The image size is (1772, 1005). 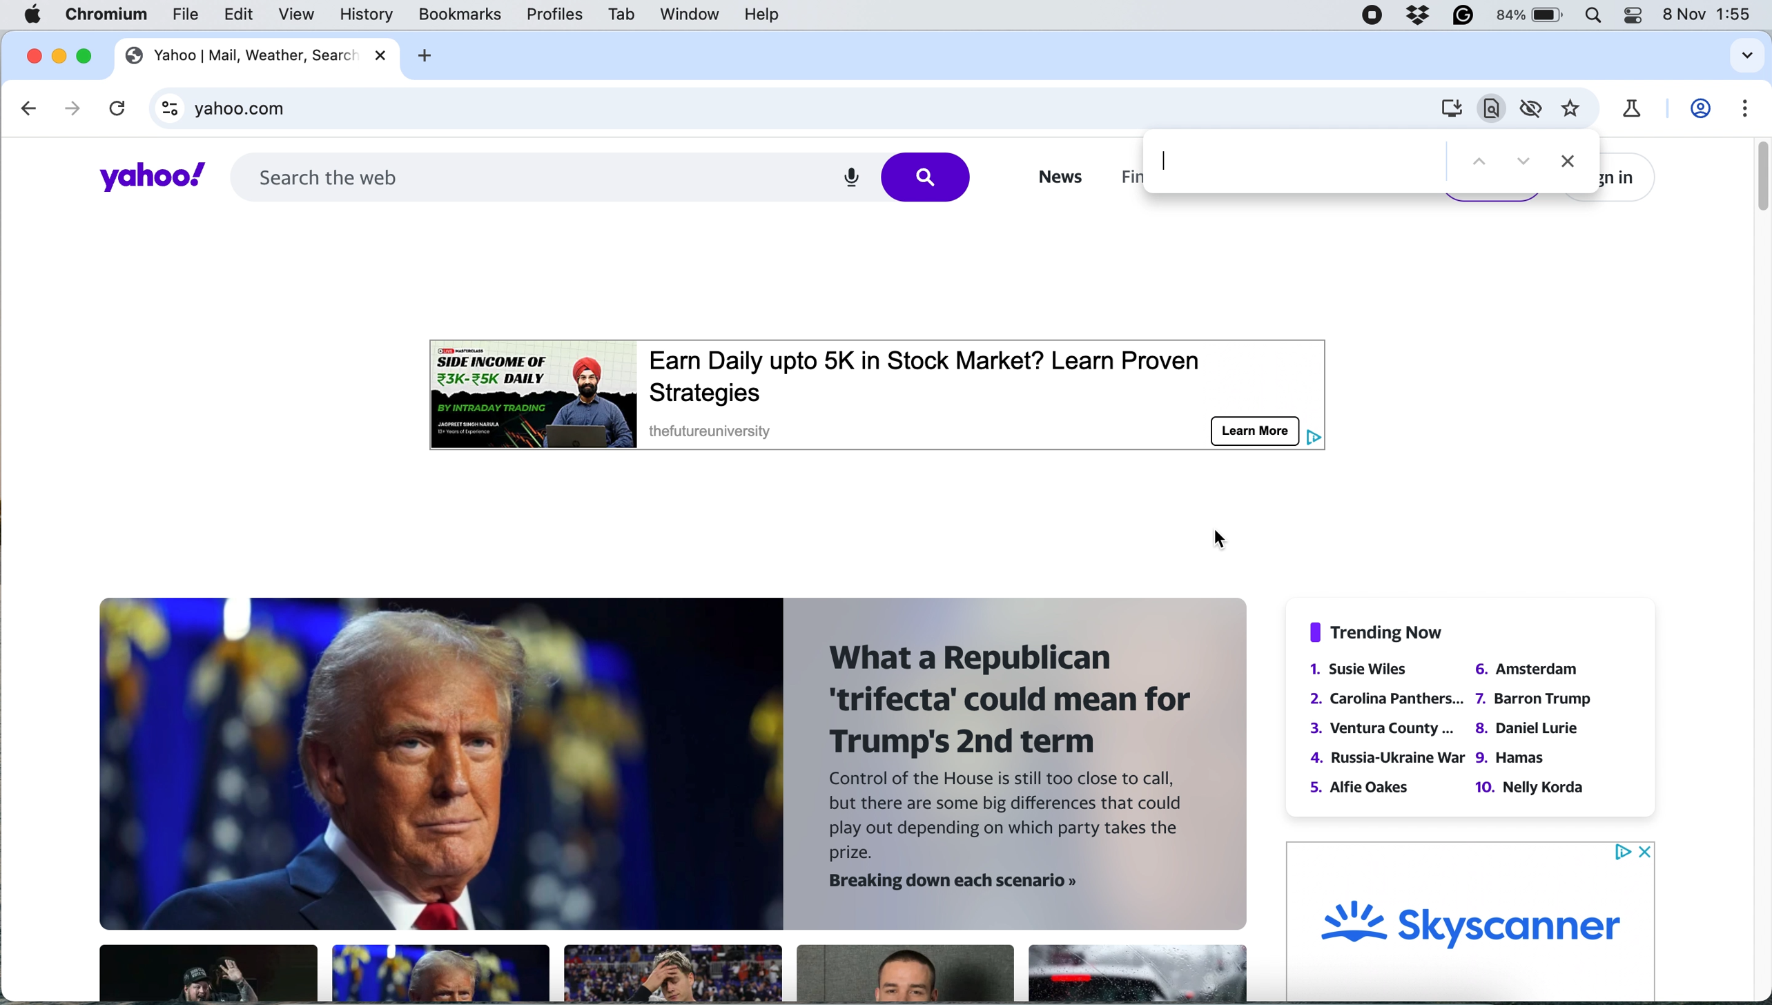 What do you see at coordinates (1533, 699) in the screenshot?
I see `Barron` at bounding box center [1533, 699].